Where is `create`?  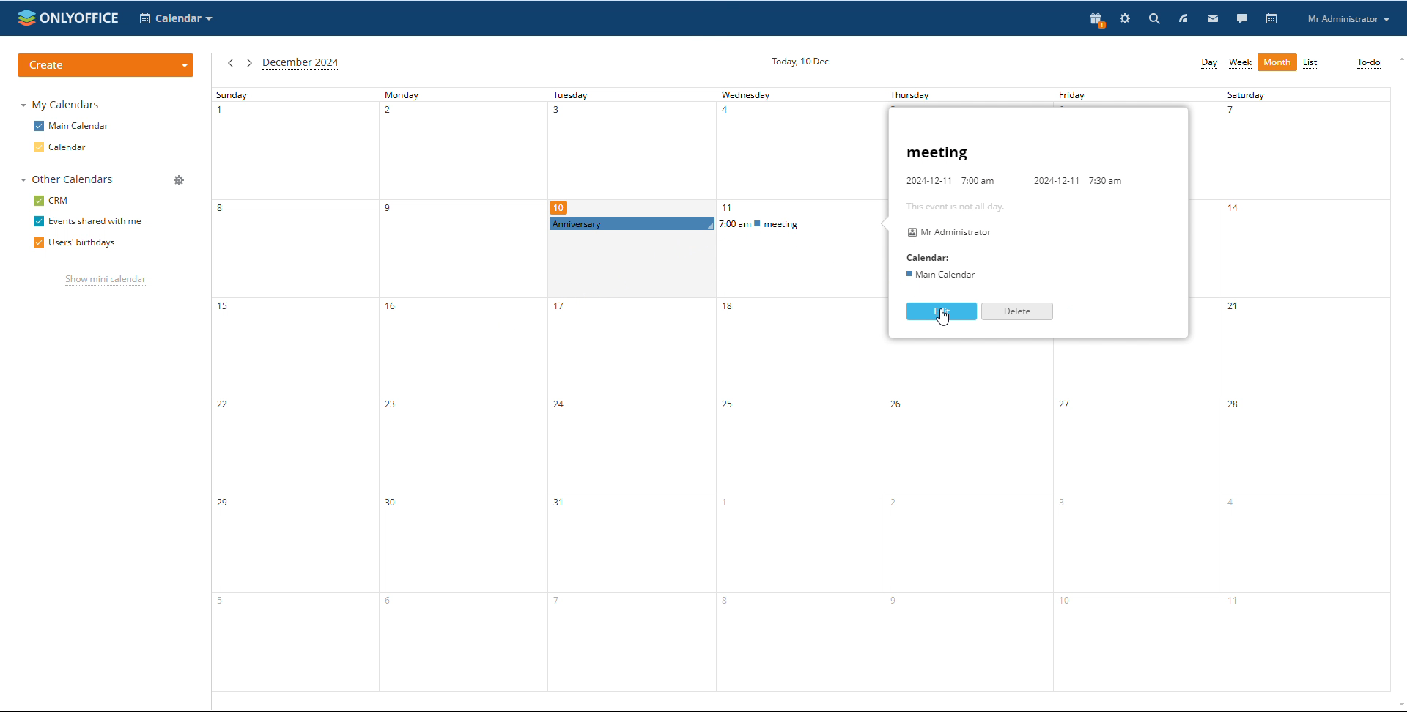
create is located at coordinates (107, 65).